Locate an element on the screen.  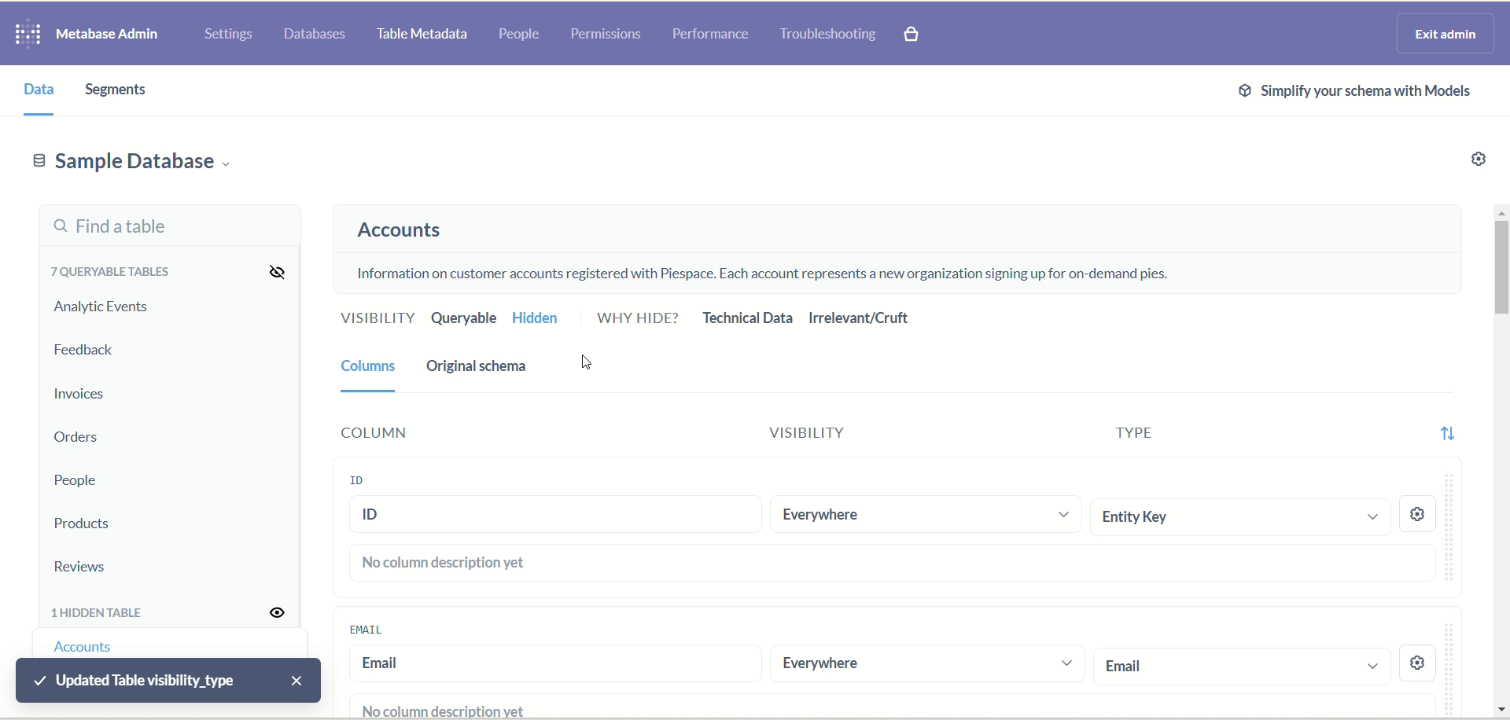
people is located at coordinates (75, 483).